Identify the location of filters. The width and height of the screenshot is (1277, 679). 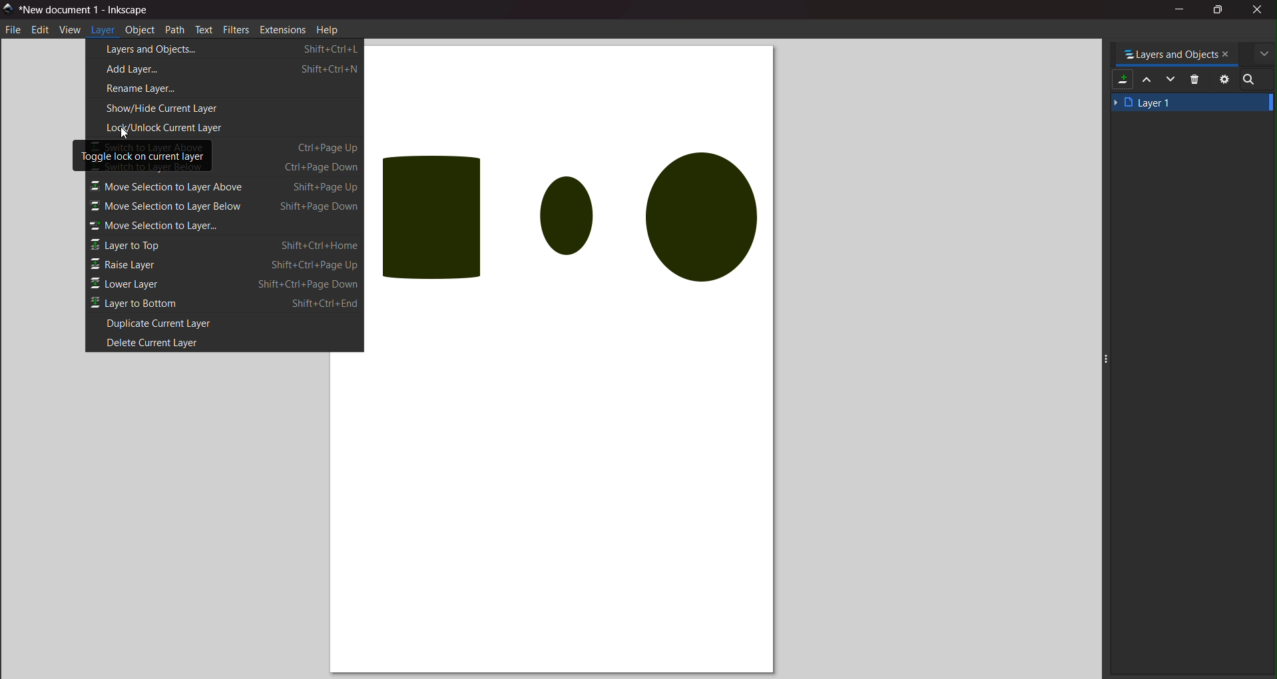
(238, 29).